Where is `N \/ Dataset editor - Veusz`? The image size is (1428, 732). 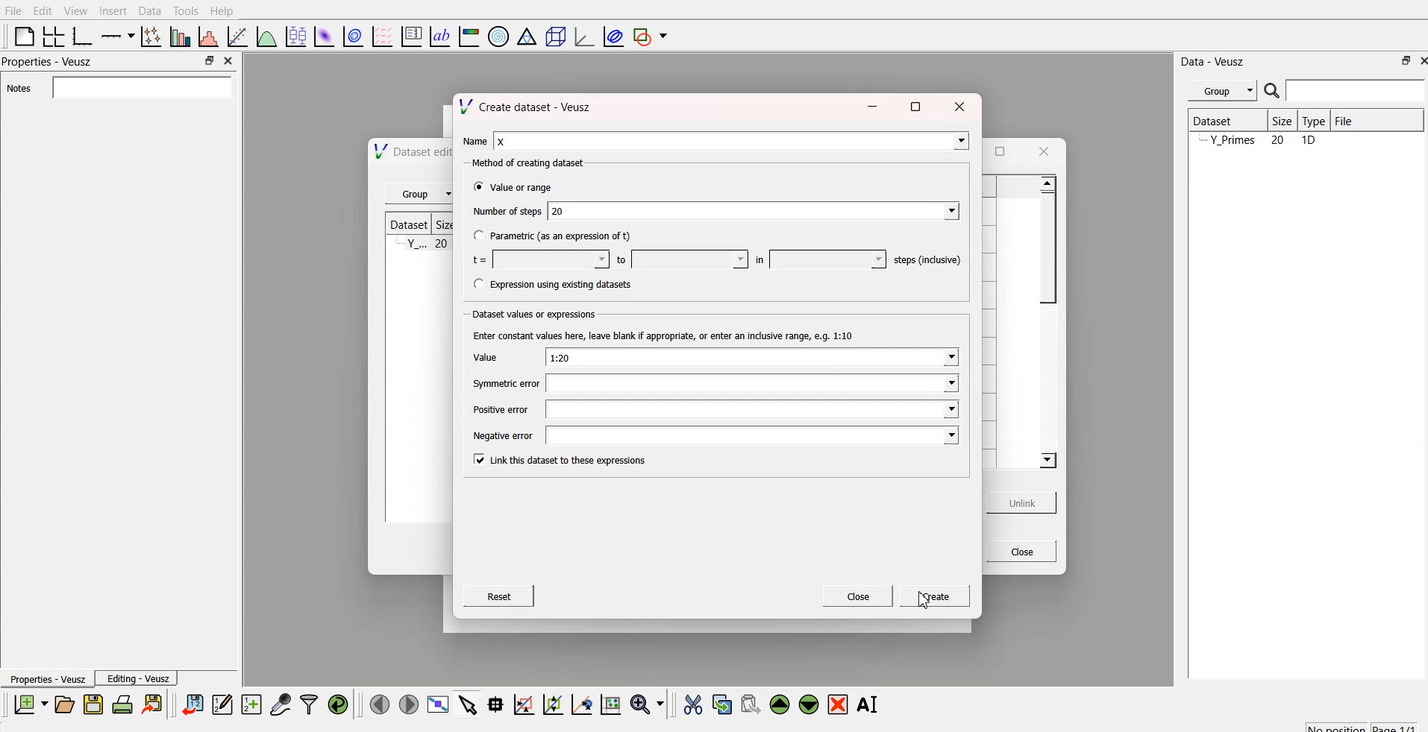 N \/ Dataset editor - Veusz is located at coordinates (404, 153).